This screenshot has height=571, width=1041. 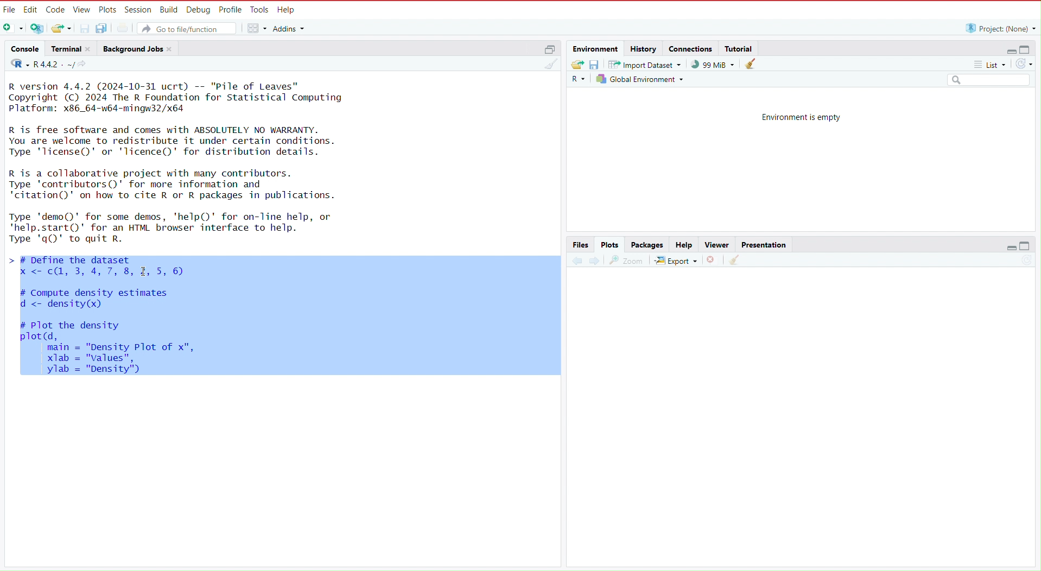 What do you see at coordinates (291, 28) in the screenshot?
I see `addins` at bounding box center [291, 28].